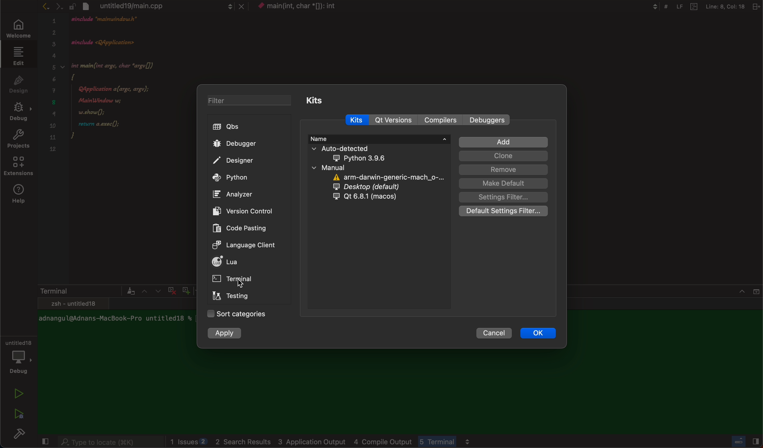  Describe the element at coordinates (749, 290) in the screenshot. I see `close` at that location.